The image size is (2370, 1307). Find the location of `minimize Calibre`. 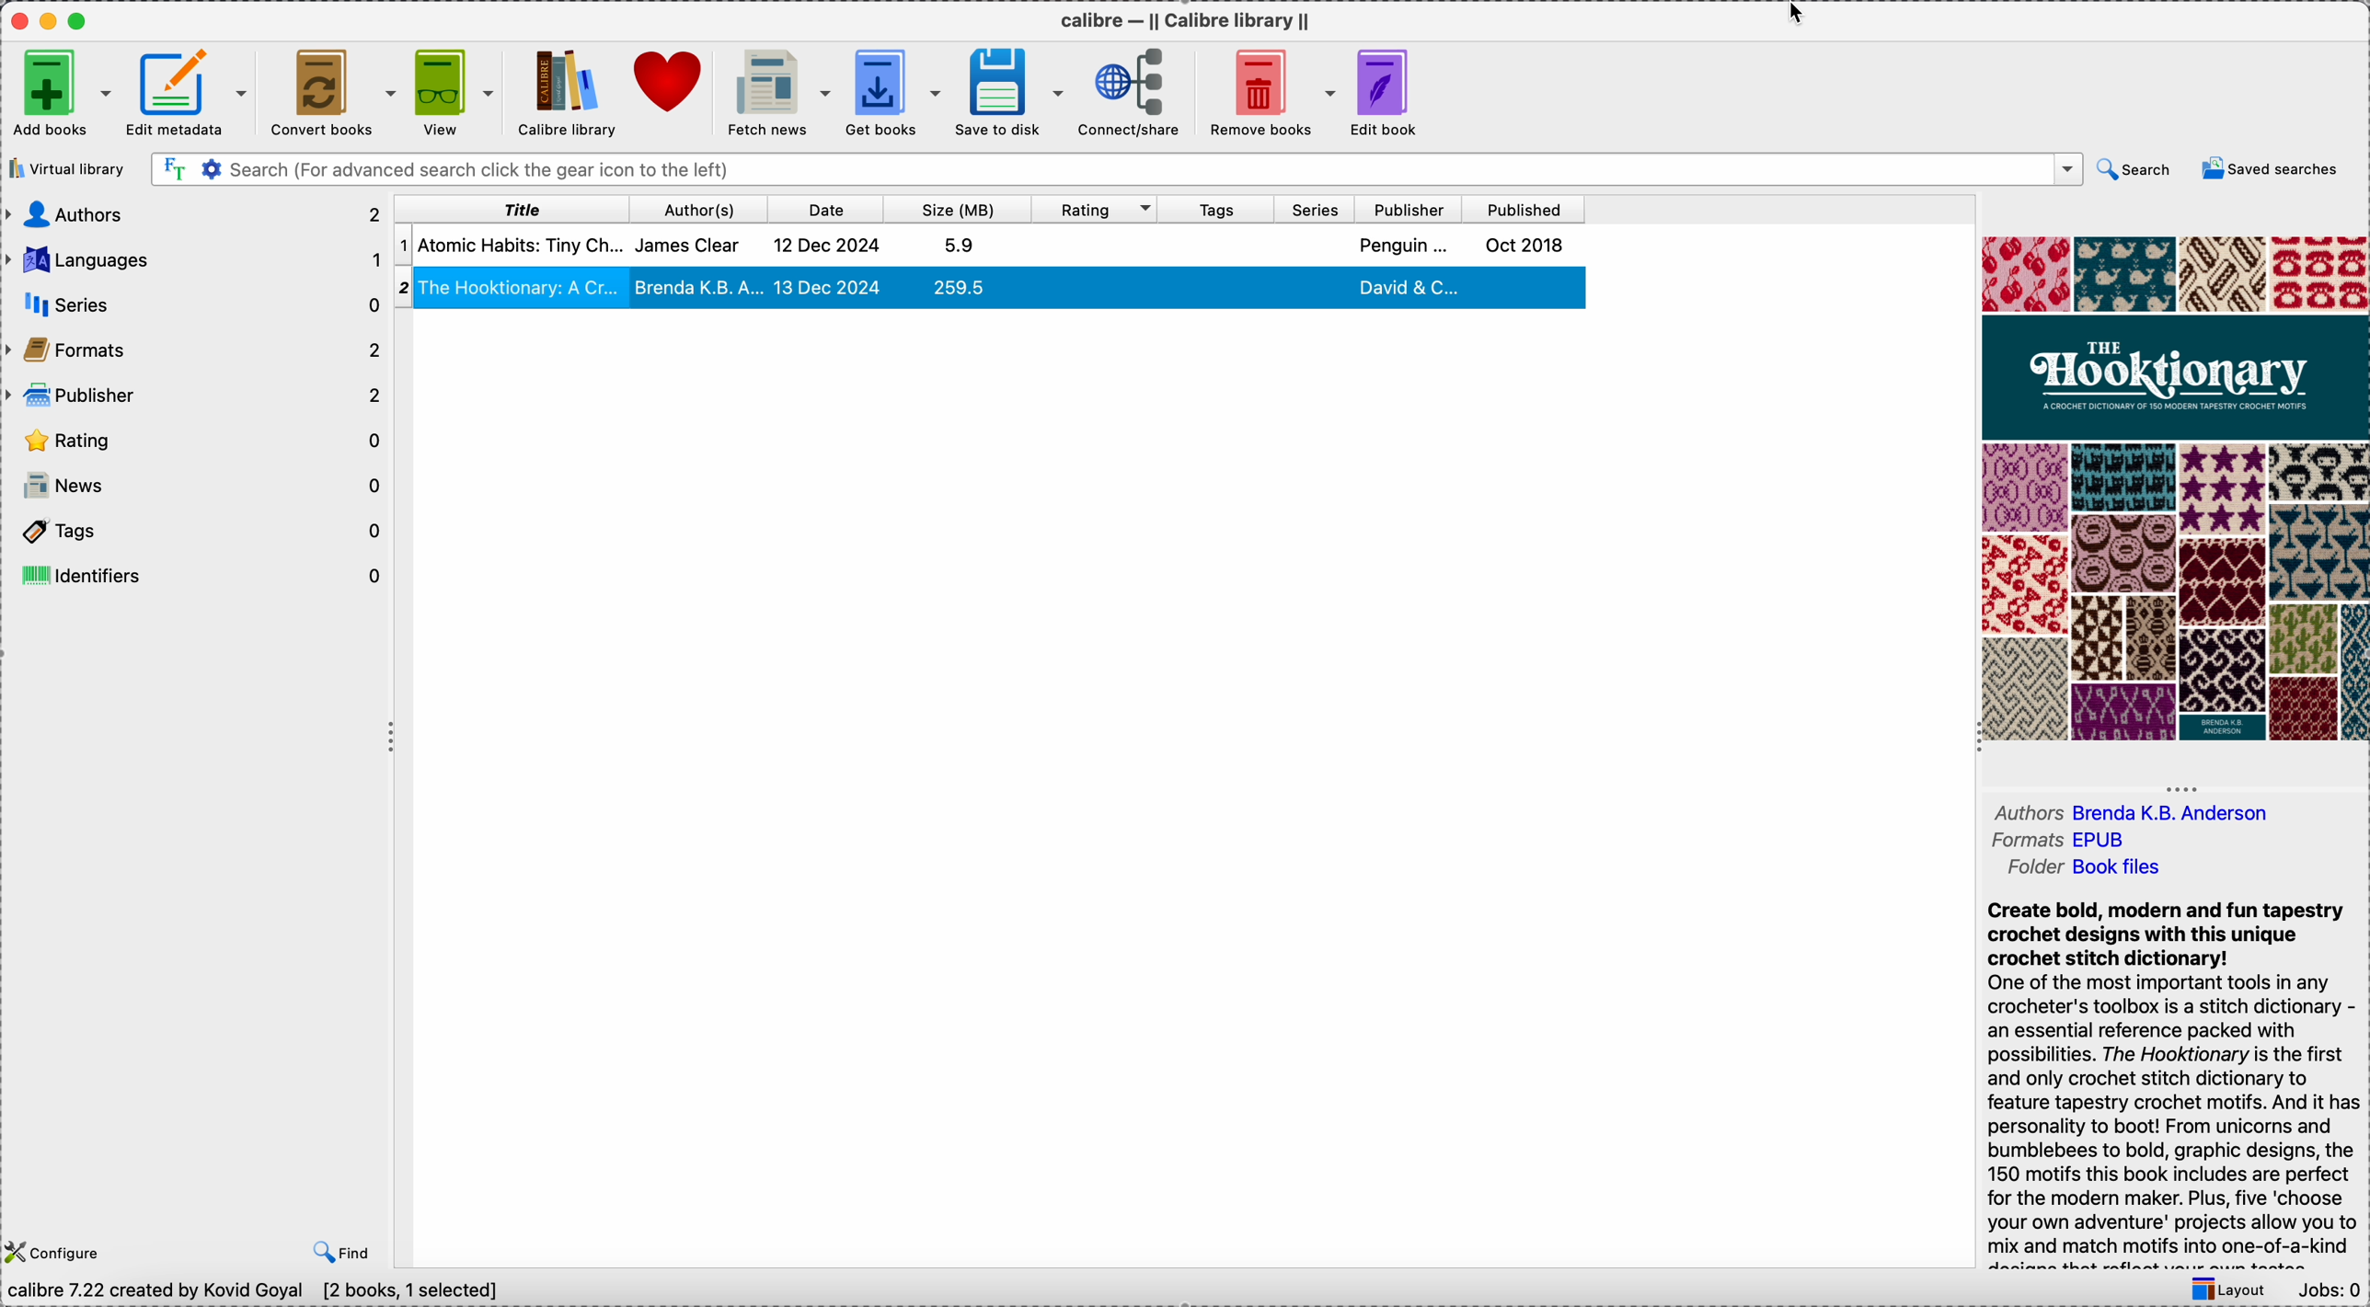

minimize Calibre is located at coordinates (52, 21).